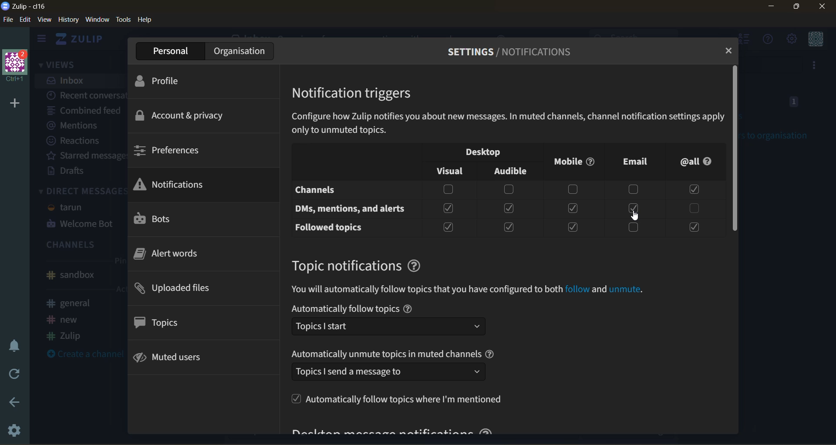 This screenshot has height=445, width=836. Describe the element at coordinates (572, 208) in the screenshot. I see `checkbox` at that location.